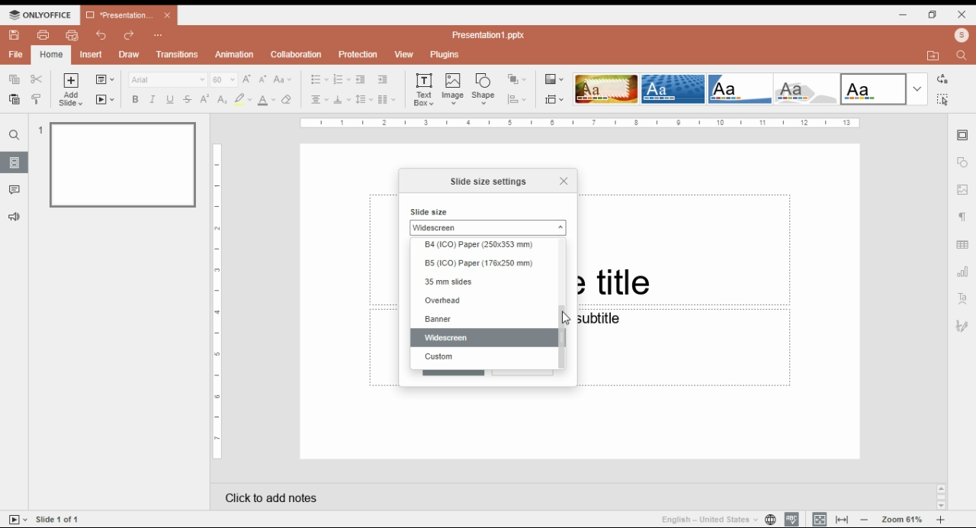 The width and height of the screenshot is (976, 528). Describe the element at coordinates (104, 79) in the screenshot. I see `change slide layout` at that location.